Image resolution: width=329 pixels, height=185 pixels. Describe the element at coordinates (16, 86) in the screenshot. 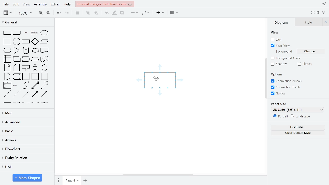

I see `list item` at that location.